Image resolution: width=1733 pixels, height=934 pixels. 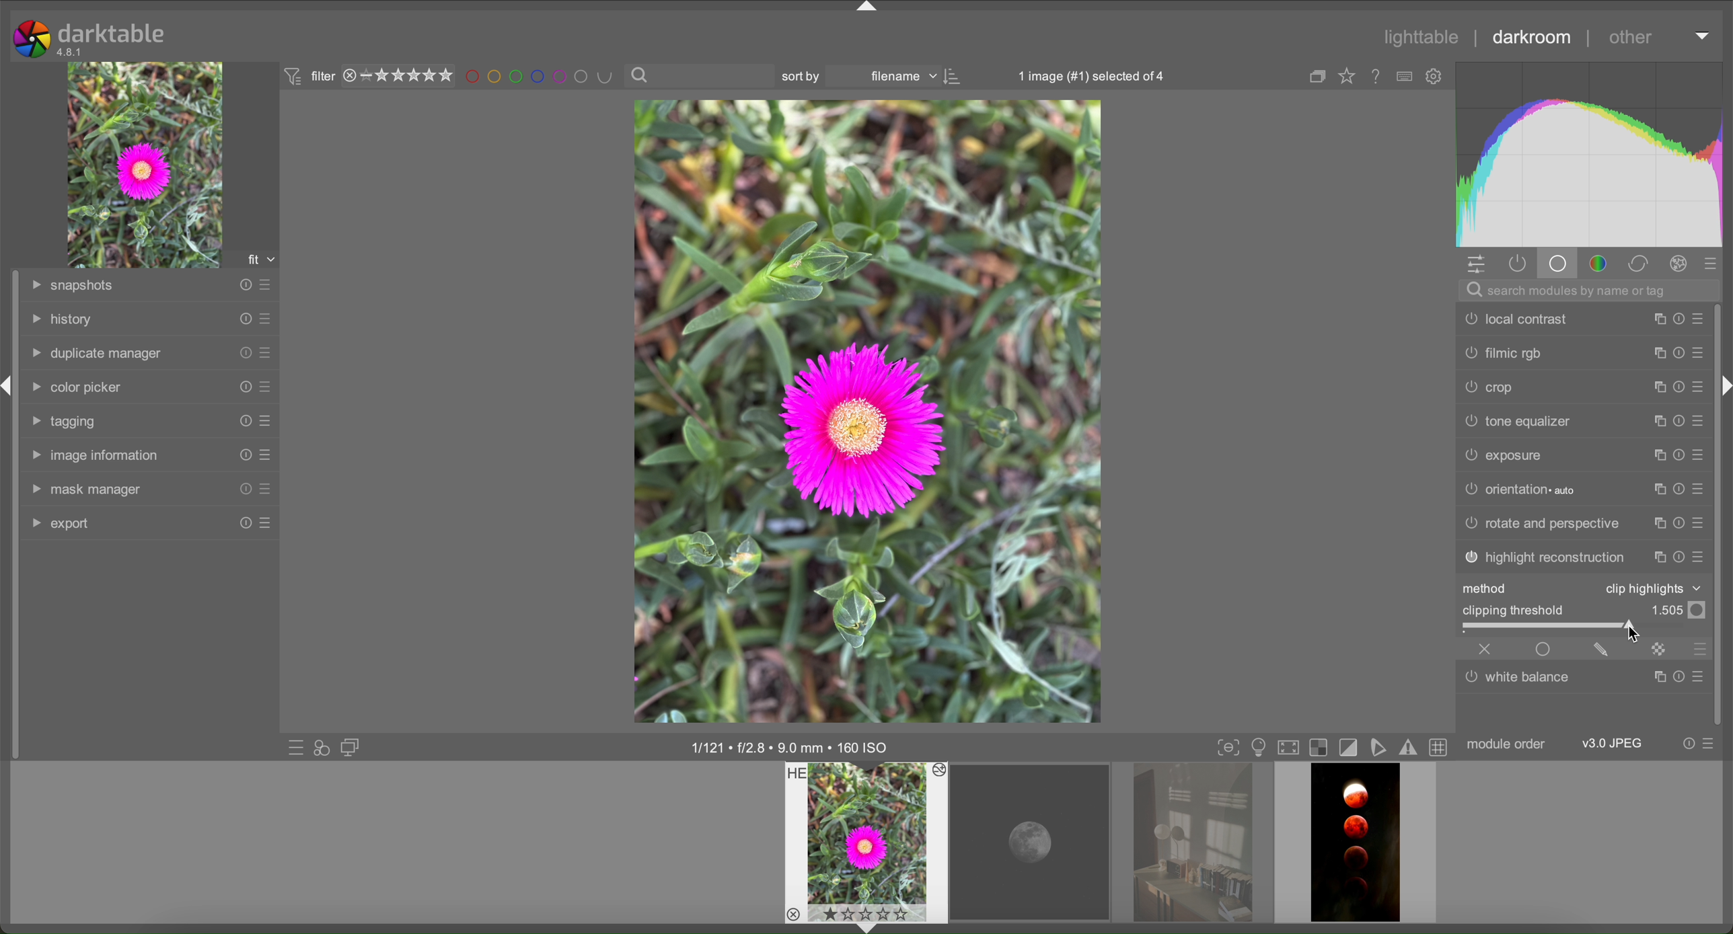 I want to click on set display profile, so click(x=1289, y=748).